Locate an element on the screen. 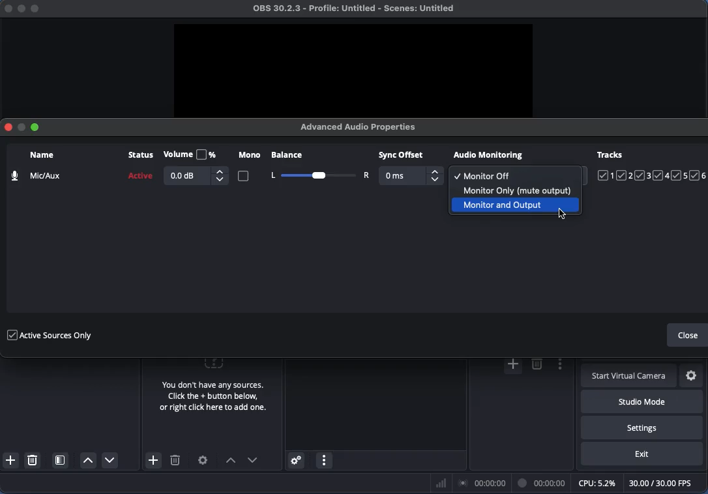  Move down is located at coordinates (253, 460).